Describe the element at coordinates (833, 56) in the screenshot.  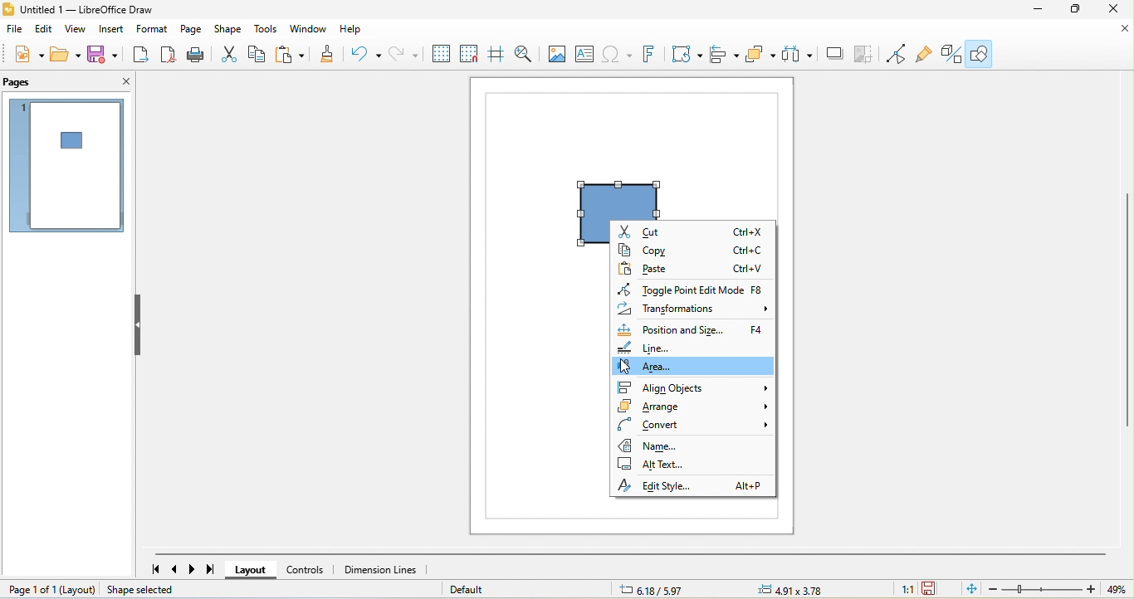
I see `shadow` at that location.